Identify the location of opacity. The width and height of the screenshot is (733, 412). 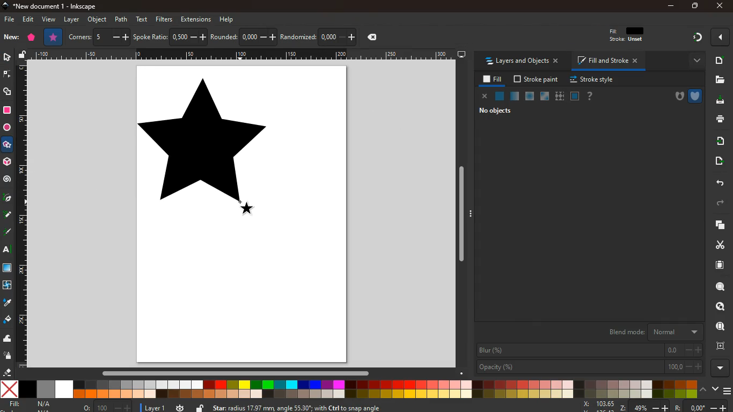
(589, 367).